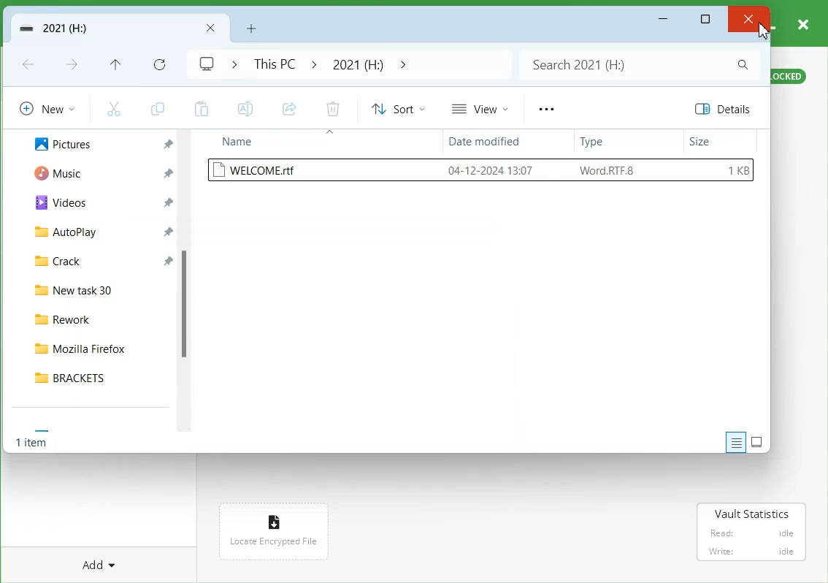  What do you see at coordinates (727, 109) in the screenshot?
I see `Details` at bounding box center [727, 109].